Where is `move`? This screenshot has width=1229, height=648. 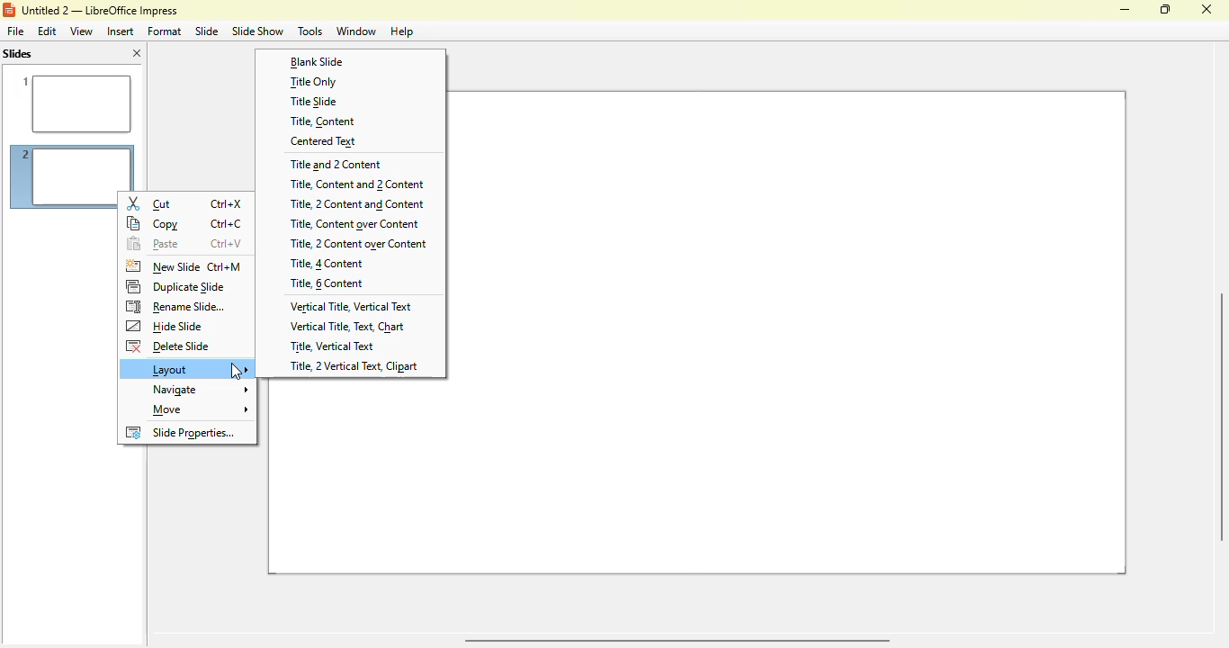 move is located at coordinates (199, 409).